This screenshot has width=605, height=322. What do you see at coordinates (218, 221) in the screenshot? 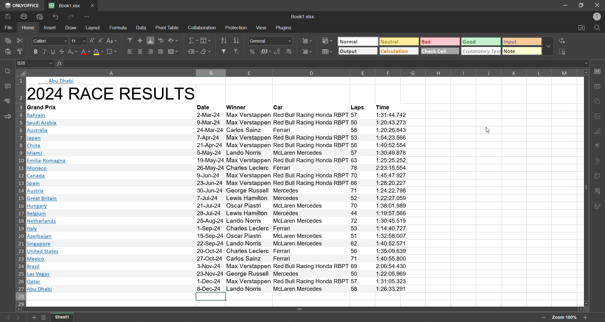
I see `INetherlands 25-Aug-24 Lando Norris McLaren Mercedes 72 1:30:45.519` at bounding box center [218, 221].